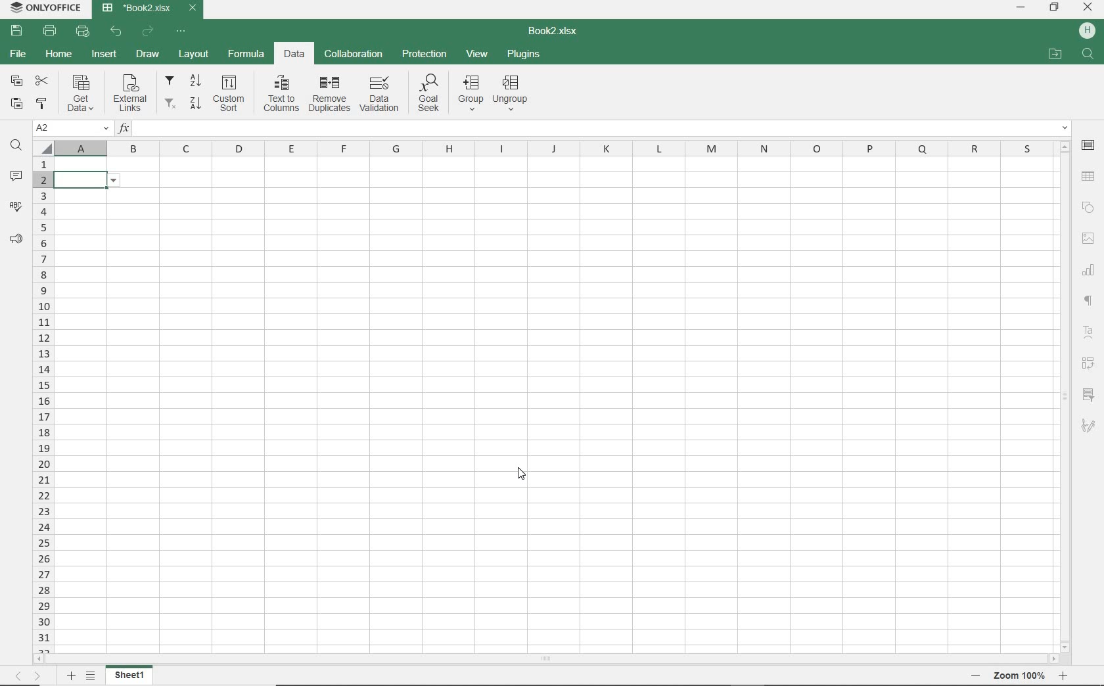 This screenshot has height=686, width=1104. I want to click on text to columns, so click(282, 93).